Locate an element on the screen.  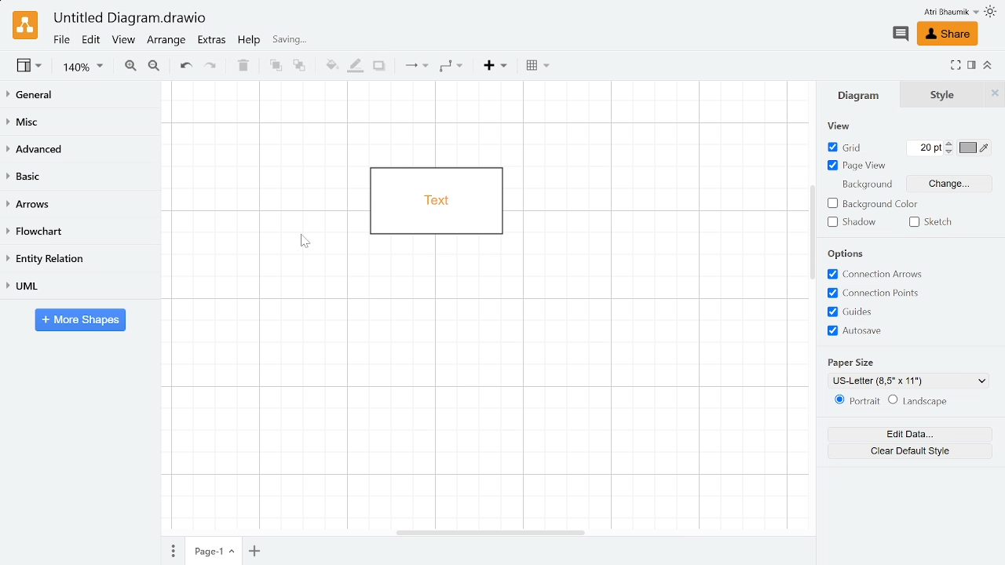
Theme is located at coordinates (992, 12).